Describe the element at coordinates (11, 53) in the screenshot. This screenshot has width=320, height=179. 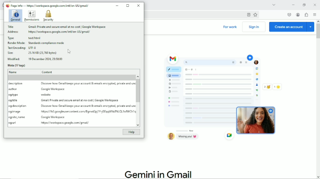
I see `Size` at that location.